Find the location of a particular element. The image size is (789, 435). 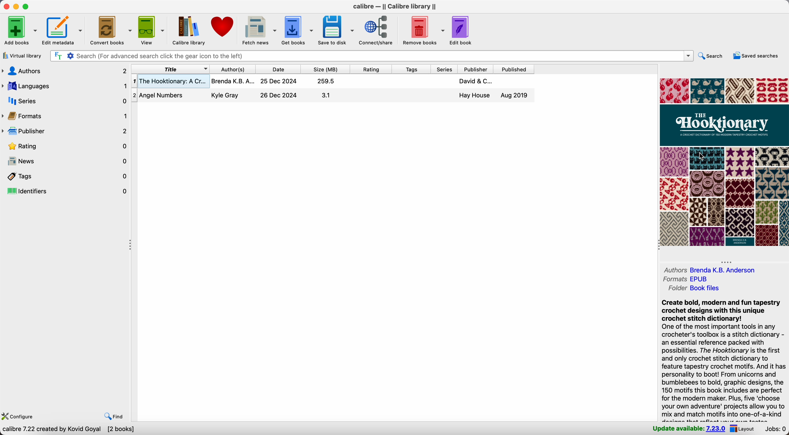

Calibre library is located at coordinates (188, 30).